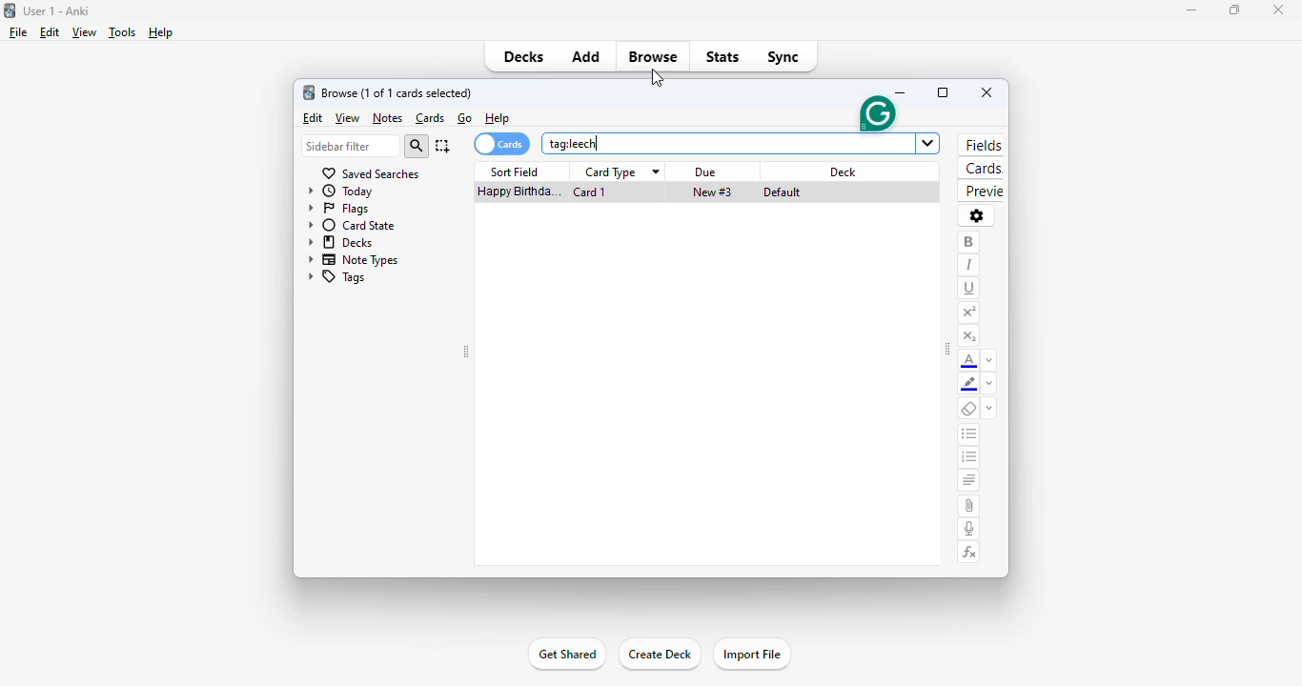  Describe the element at coordinates (990, 407) in the screenshot. I see `select formatting to remove` at that location.